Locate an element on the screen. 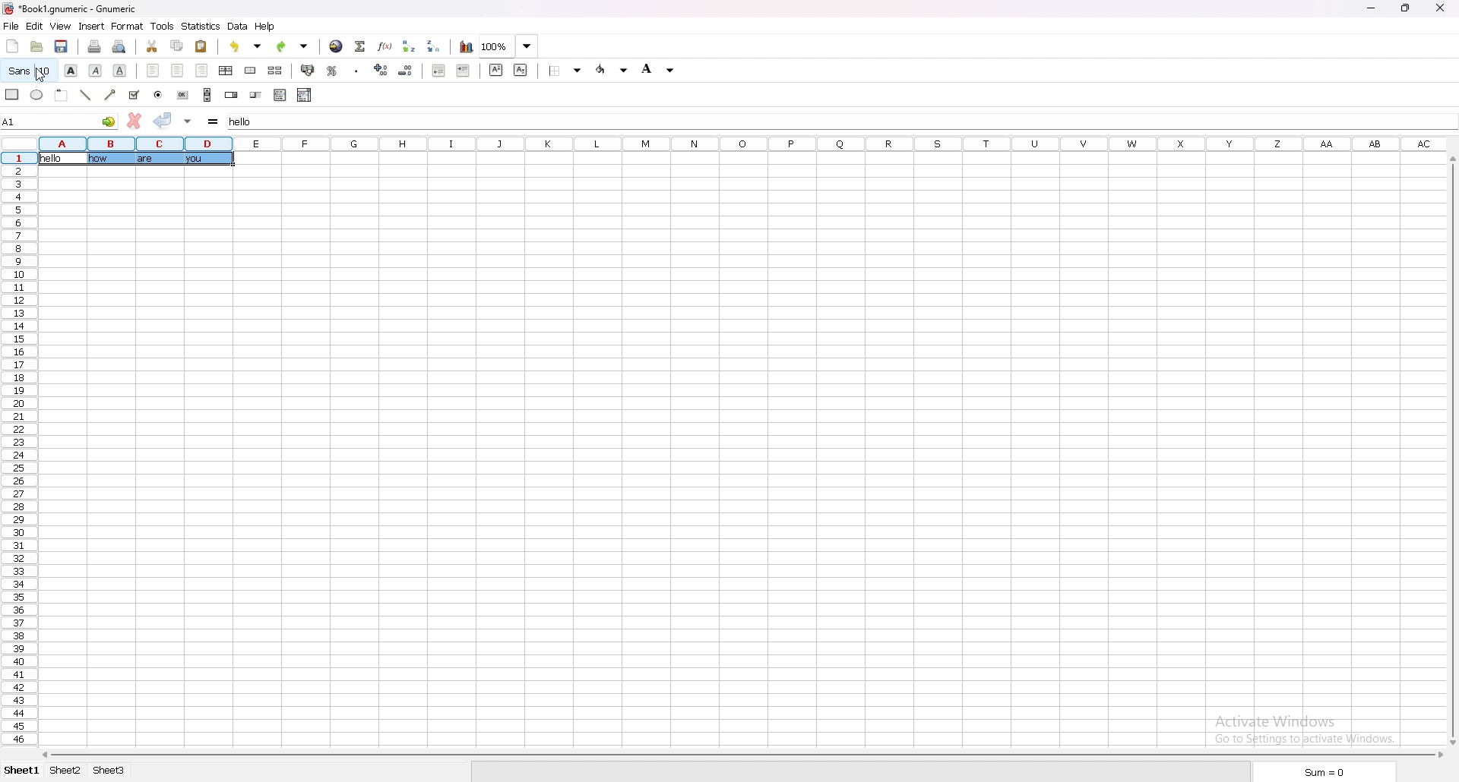 This screenshot has height=782, width=1459. edit is located at coordinates (35, 25).